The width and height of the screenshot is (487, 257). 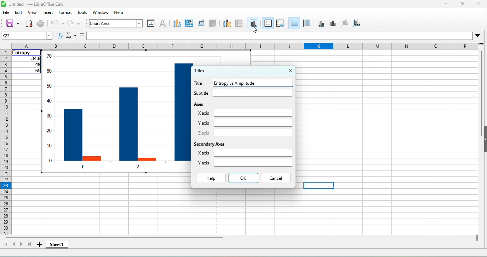 I want to click on cancel, so click(x=277, y=178).